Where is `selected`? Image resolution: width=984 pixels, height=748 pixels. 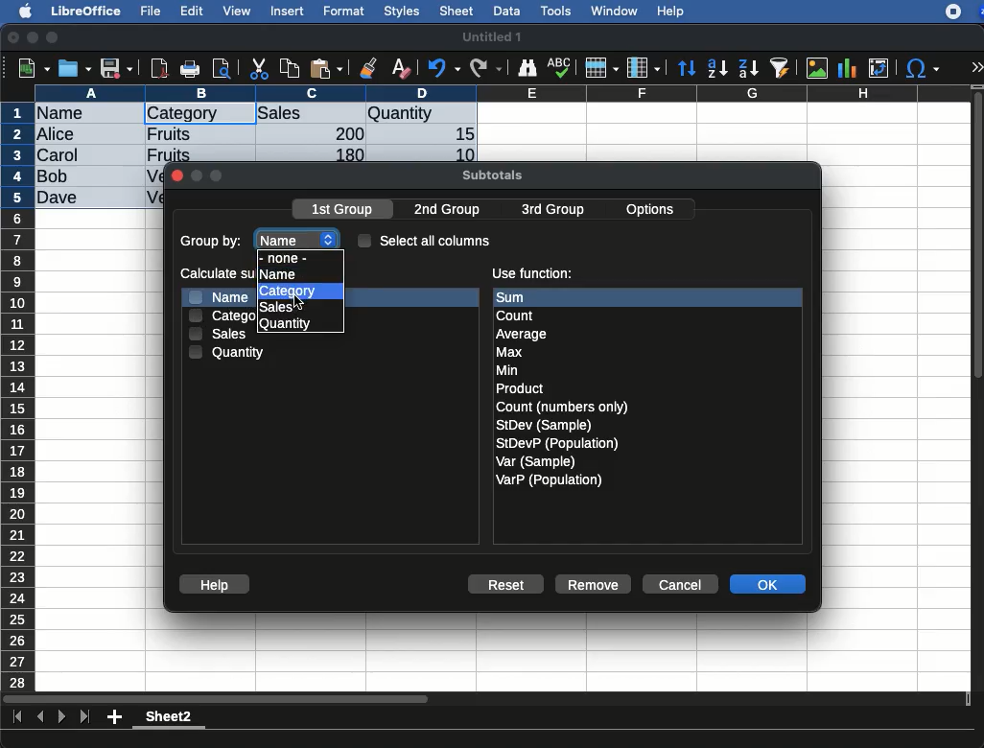
selected is located at coordinates (236, 113).